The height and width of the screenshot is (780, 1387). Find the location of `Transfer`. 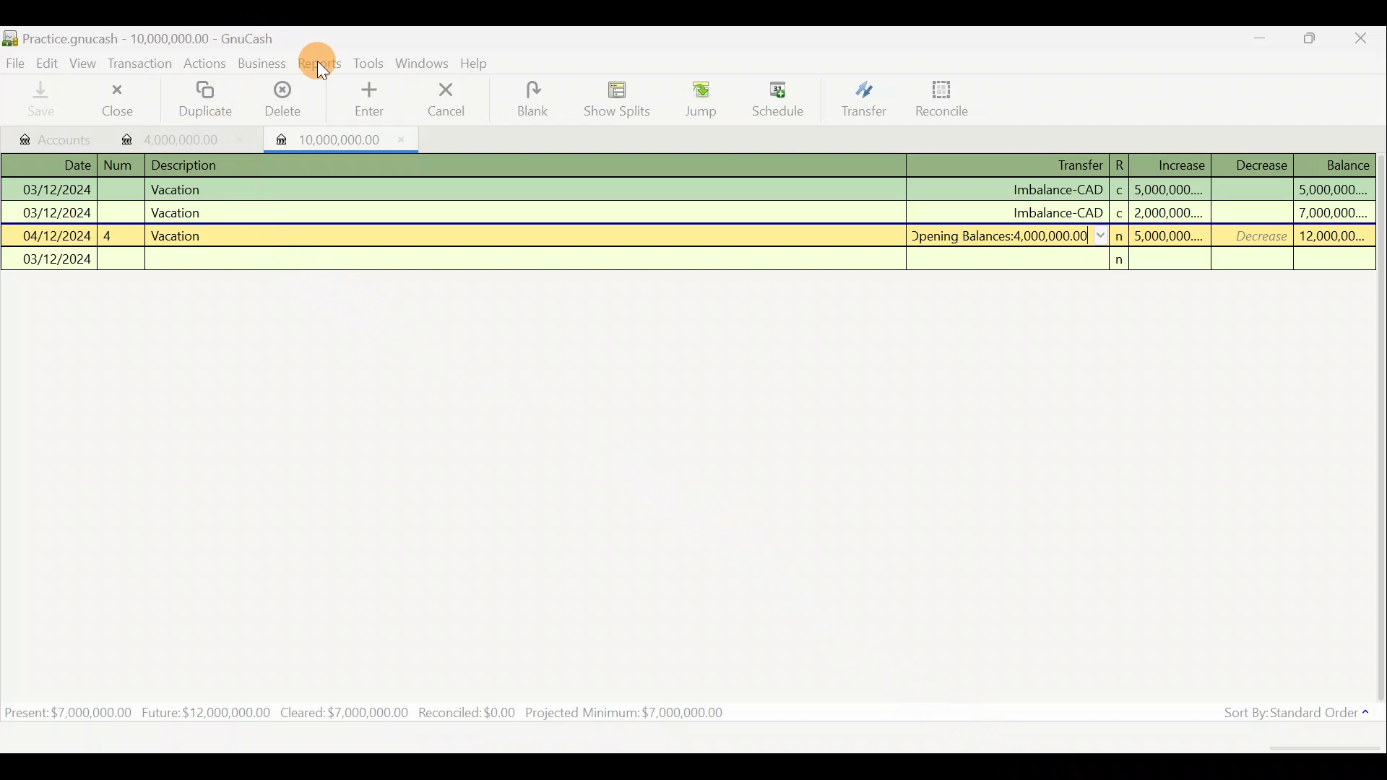

Transfer is located at coordinates (1081, 165).